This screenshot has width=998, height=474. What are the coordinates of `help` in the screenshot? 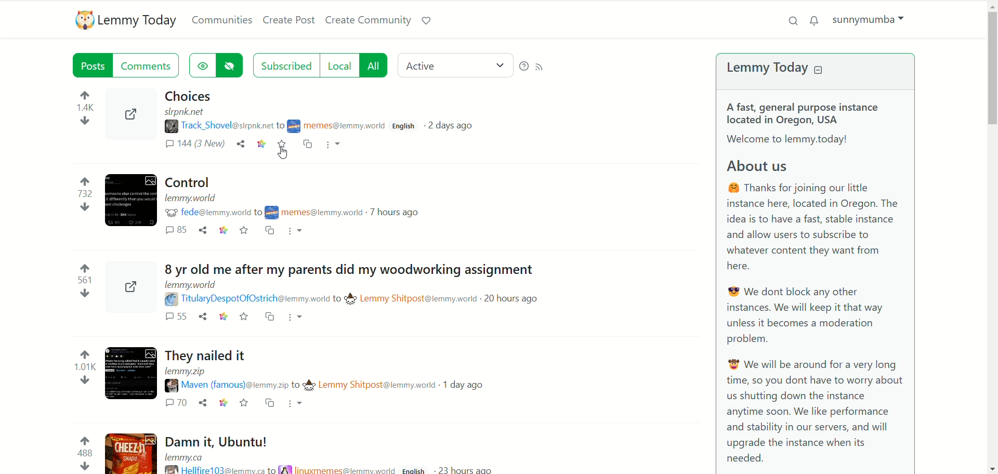 It's located at (523, 65).